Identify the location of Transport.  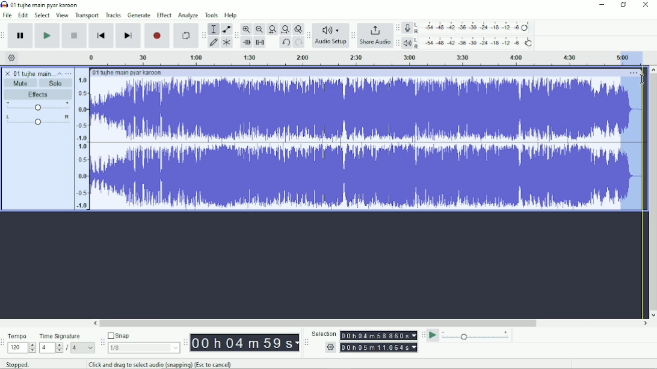
(87, 16).